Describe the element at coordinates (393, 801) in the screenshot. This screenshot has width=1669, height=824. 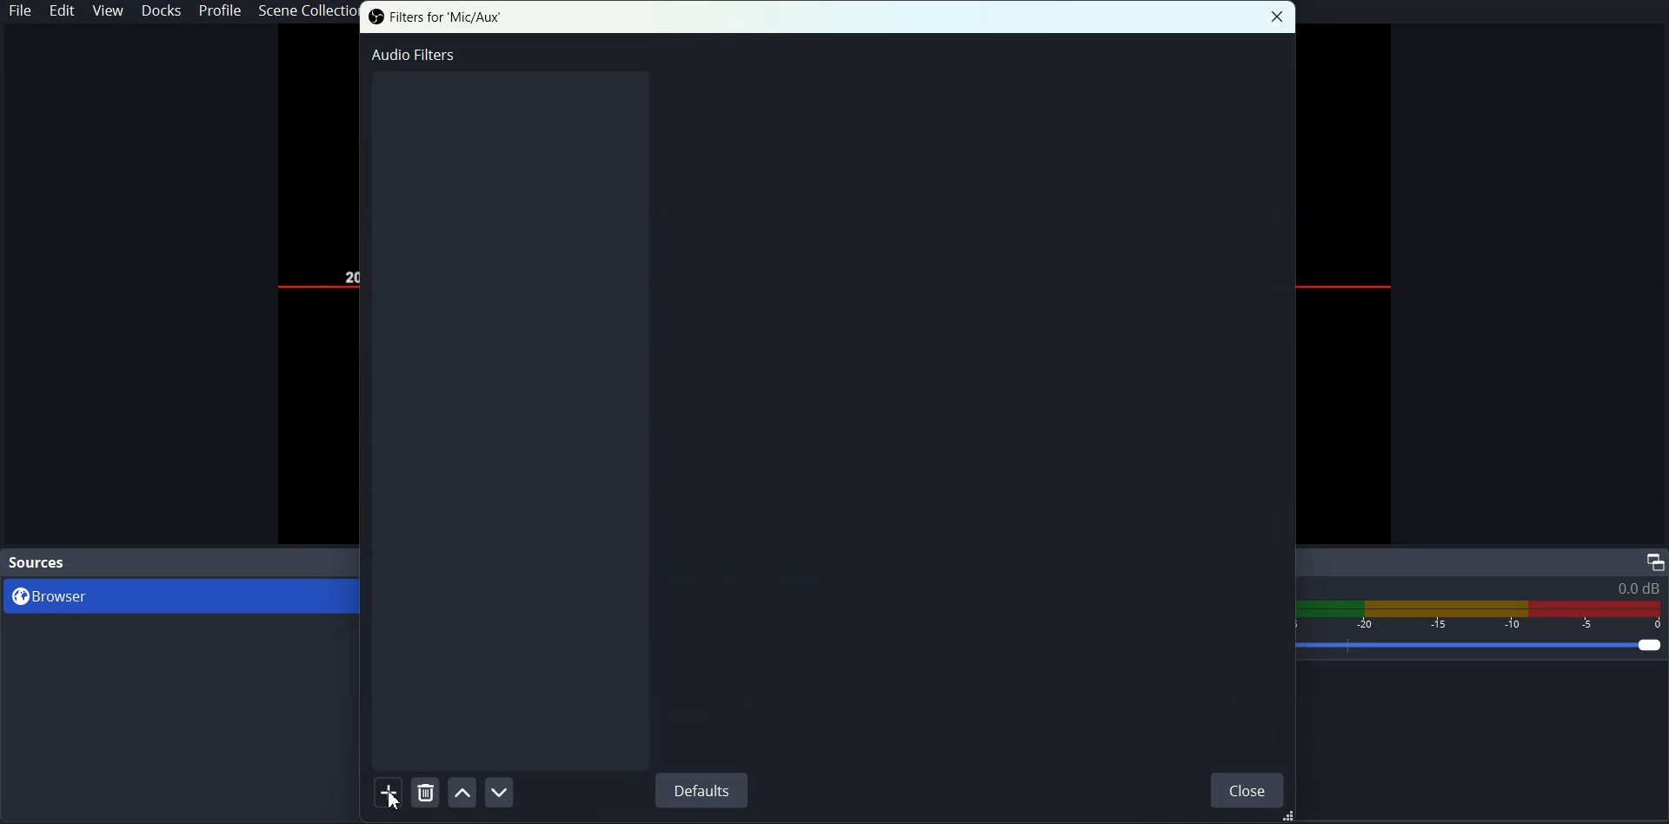
I see `cursor on Add` at that location.